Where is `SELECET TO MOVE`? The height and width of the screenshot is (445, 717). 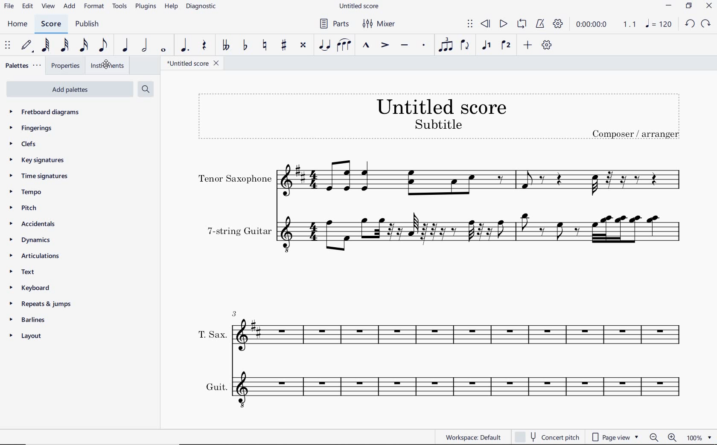
SELECET TO MOVE is located at coordinates (8, 46).